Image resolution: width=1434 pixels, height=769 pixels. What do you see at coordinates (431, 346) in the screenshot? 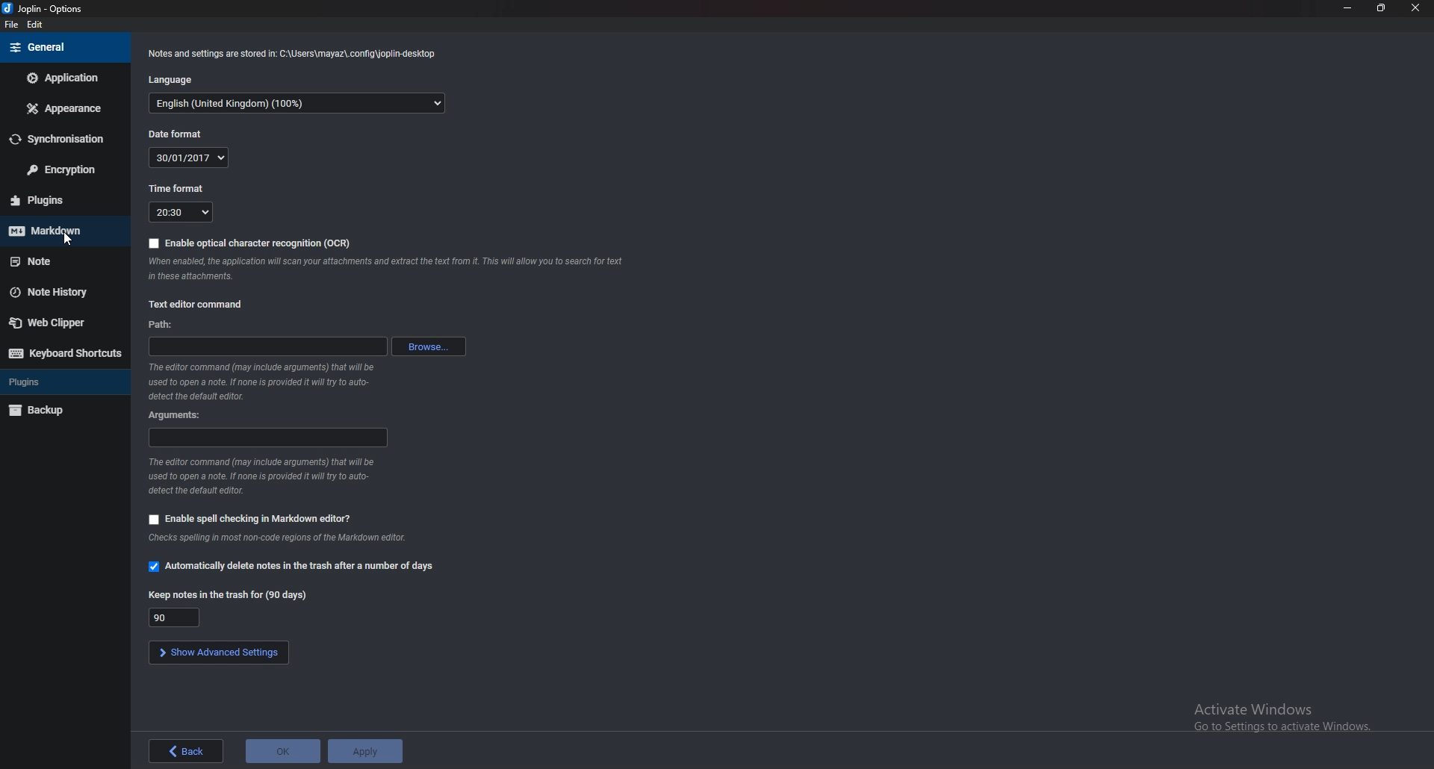
I see `browse` at bounding box center [431, 346].